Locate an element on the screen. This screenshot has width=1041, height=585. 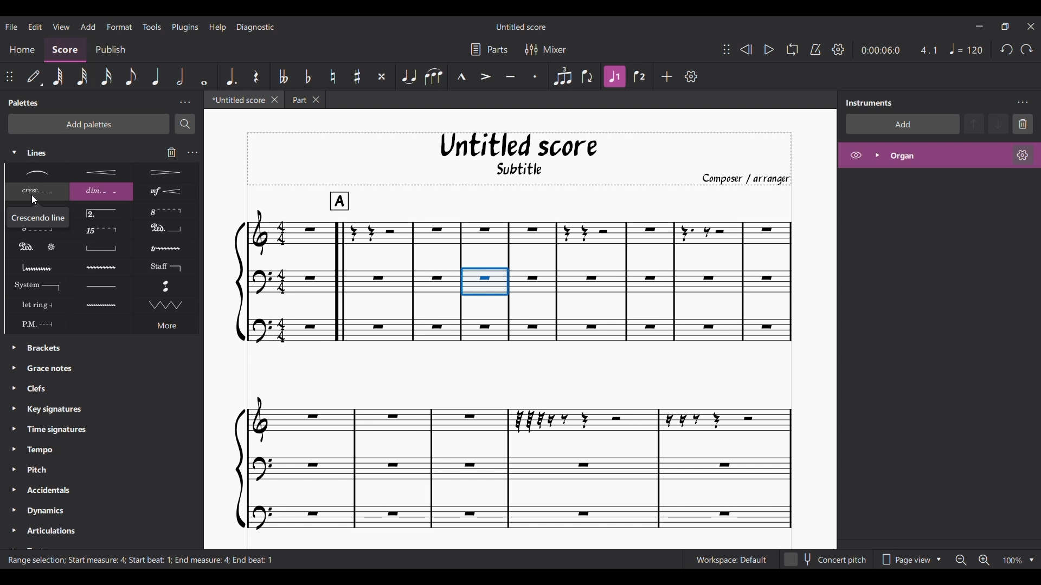
Instruments panel settings is located at coordinates (1023, 102).